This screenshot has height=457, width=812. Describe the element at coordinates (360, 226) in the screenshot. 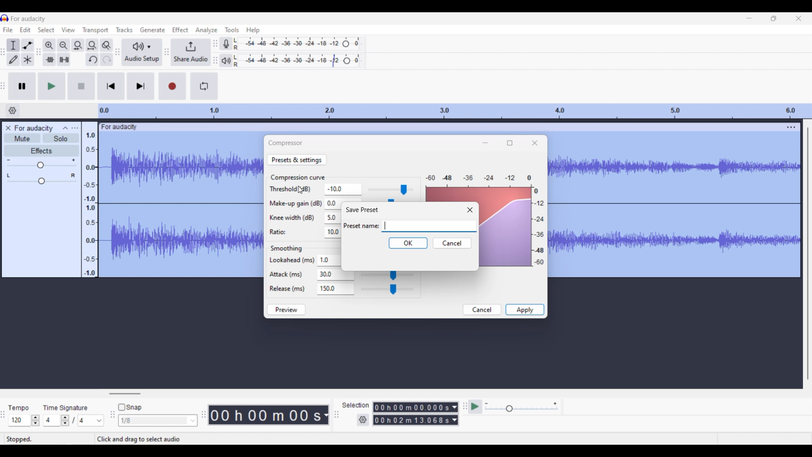

I see `Indicates text box for preset name` at that location.